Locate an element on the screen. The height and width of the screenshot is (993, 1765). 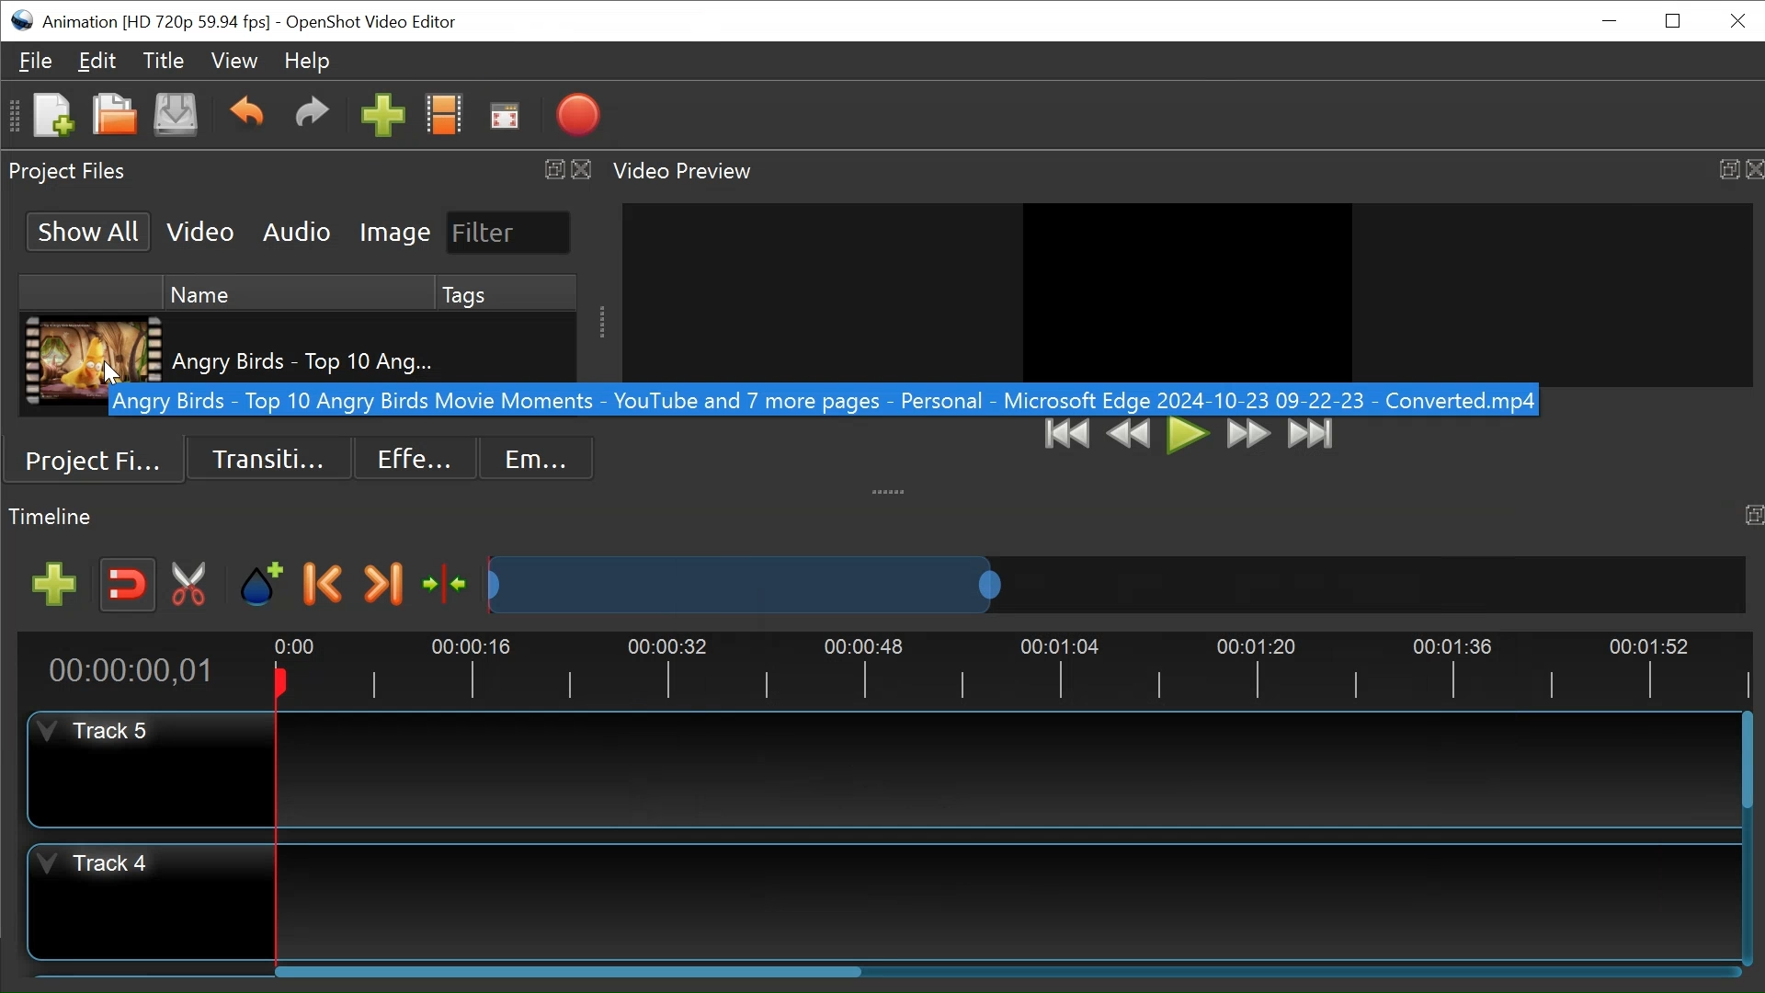
Horizontal Scroll bar is located at coordinates (576, 970).